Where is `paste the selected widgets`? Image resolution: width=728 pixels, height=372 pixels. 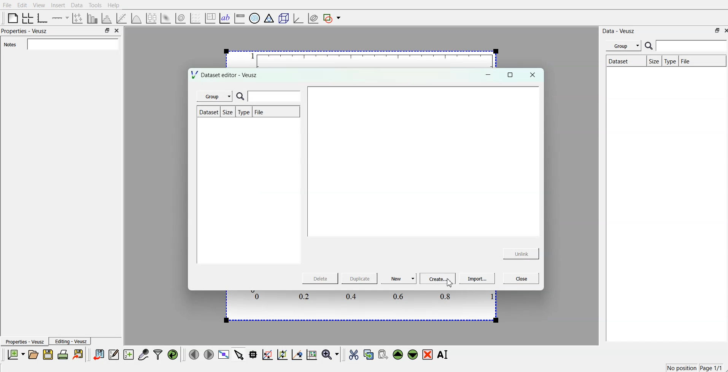
paste the selected widgets is located at coordinates (383, 355).